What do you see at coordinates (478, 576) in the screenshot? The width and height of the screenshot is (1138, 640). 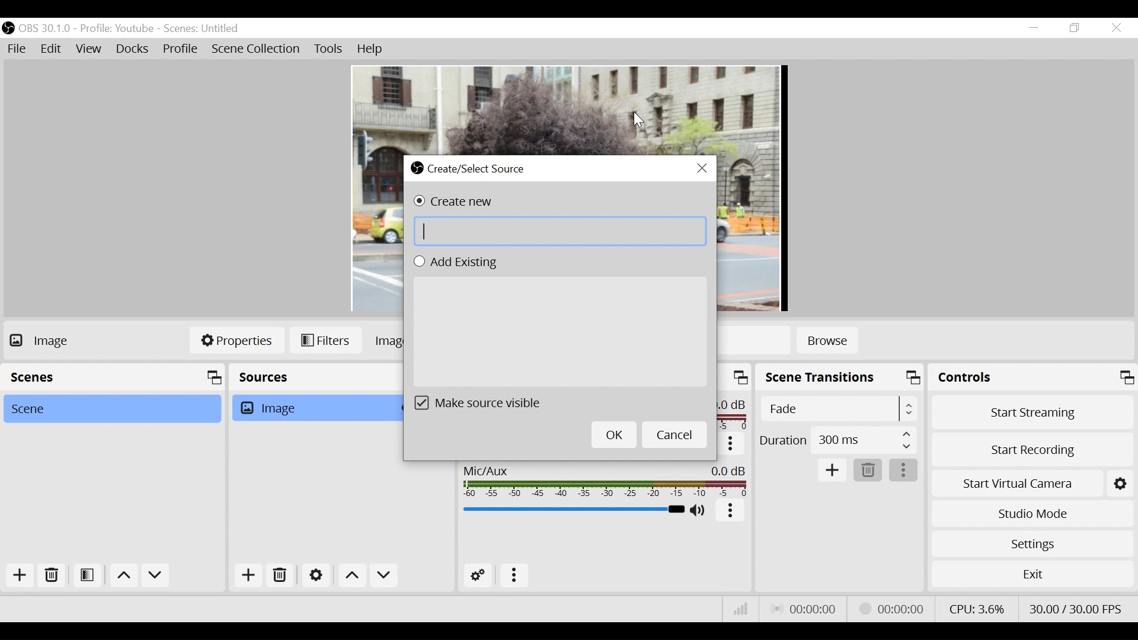 I see `Advanced Audio Settings` at bounding box center [478, 576].